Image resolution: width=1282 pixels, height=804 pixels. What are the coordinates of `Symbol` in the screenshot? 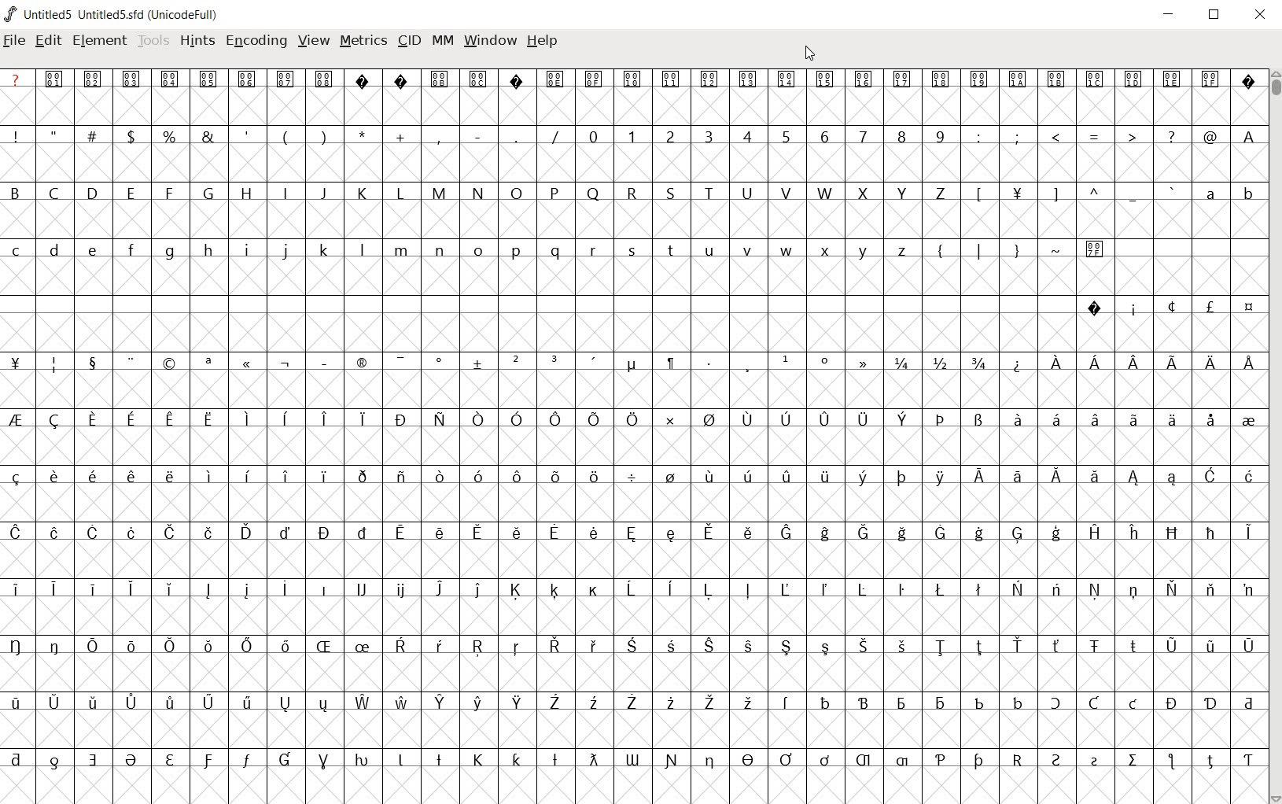 It's located at (1016, 196).